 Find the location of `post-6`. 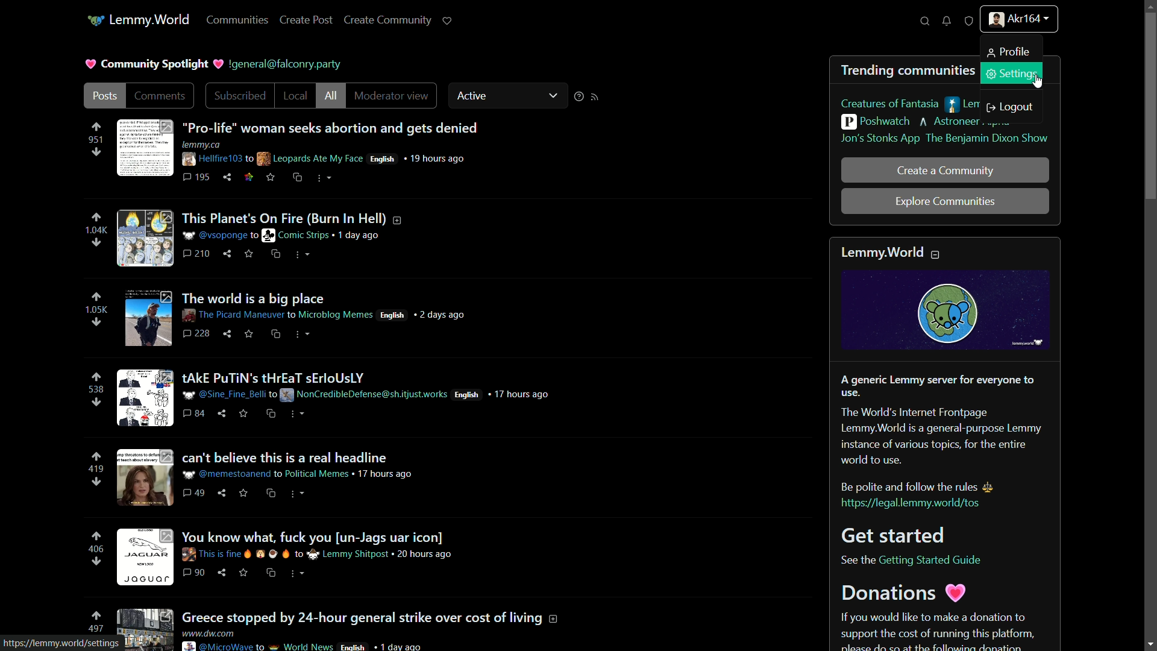

post-6 is located at coordinates (289, 555).